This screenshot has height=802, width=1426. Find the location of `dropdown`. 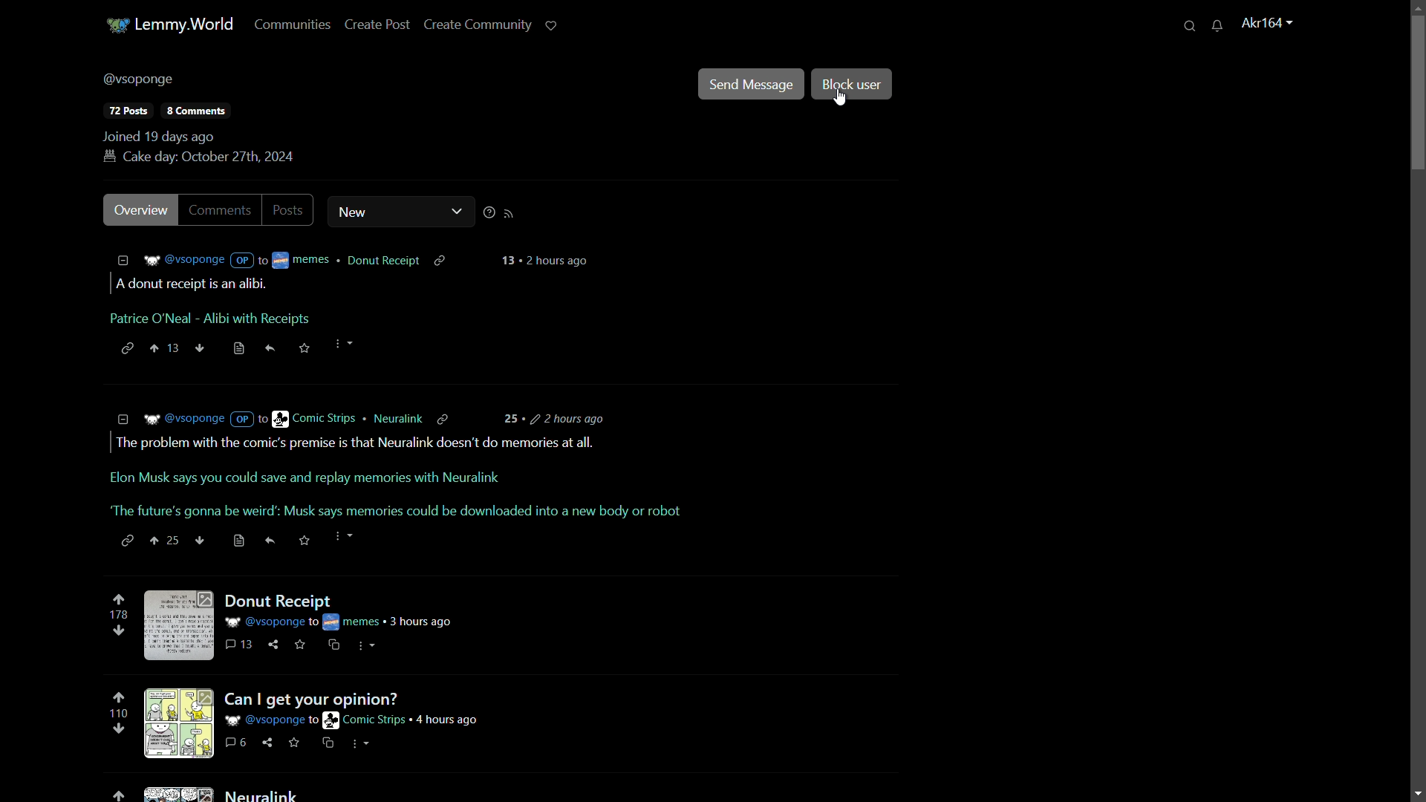

dropdown is located at coordinates (458, 212).